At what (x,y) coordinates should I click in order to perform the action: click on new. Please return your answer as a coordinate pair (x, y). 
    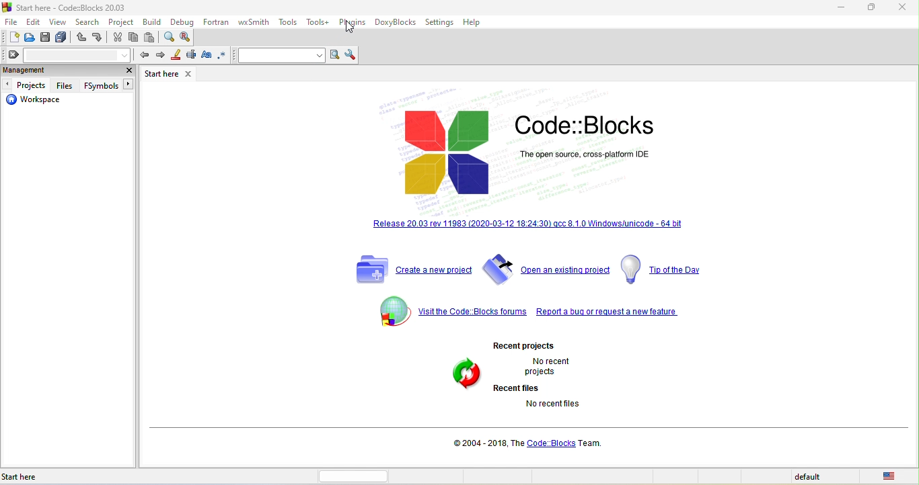
    Looking at the image, I should click on (11, 37).